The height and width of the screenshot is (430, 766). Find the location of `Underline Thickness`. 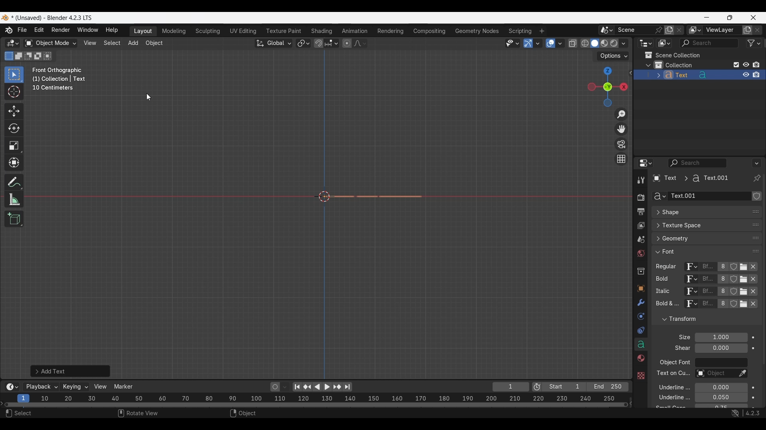

Underline Thickness is located at coordinates (721, 398).